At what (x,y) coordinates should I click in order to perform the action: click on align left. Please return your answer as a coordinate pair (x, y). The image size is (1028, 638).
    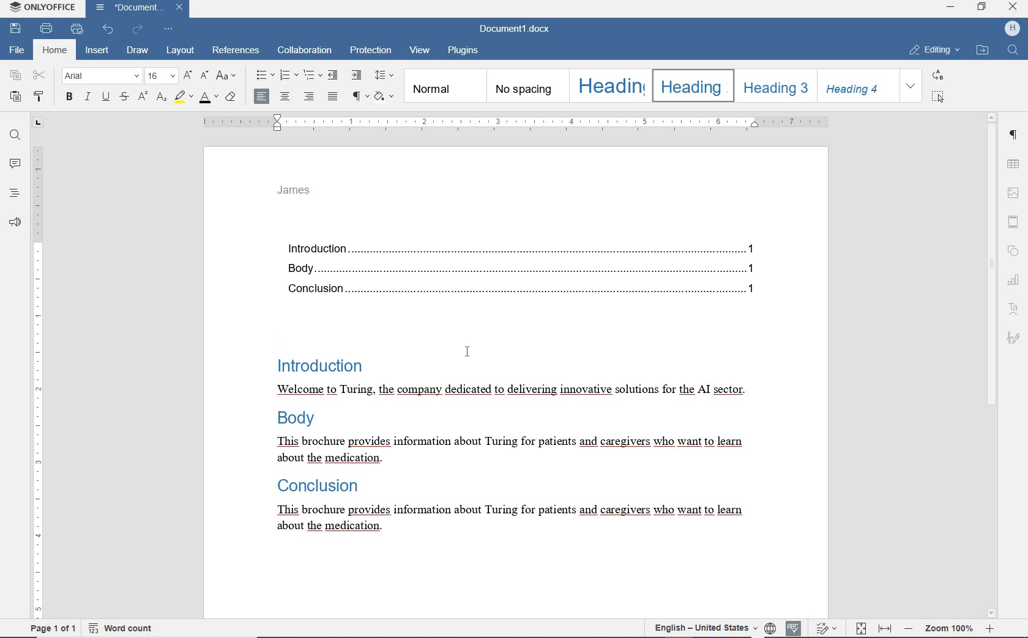
    Looking at the image, I should click on (262, 97).